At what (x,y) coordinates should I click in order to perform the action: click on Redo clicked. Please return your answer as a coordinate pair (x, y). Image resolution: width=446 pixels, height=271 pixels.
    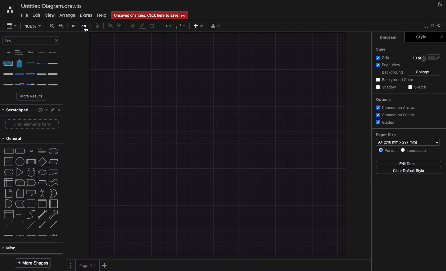
    Looking at the image, I should click on (85, 26).